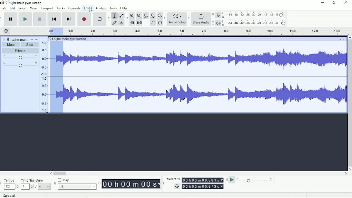 The height and width of the screenshot is (198, 352). What do you see at coordinates (44, 186) in the screenshot?
I see `4` at bounding box center [44, 186].